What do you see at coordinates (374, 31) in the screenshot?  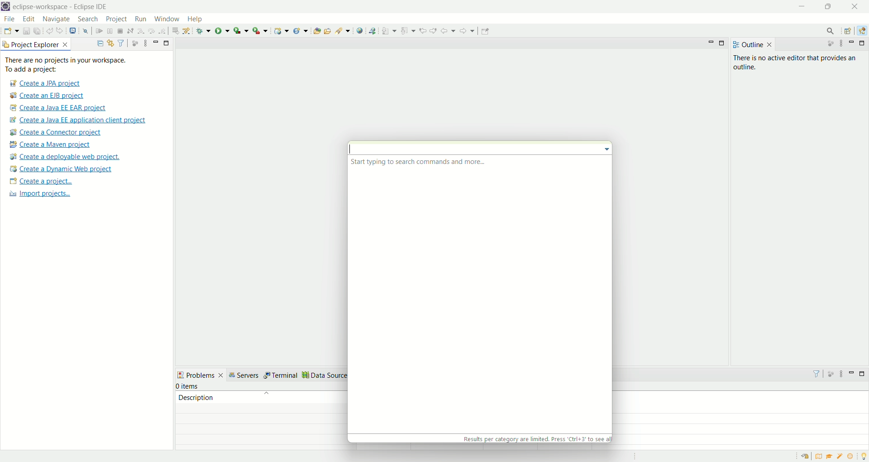 I see `launch web service explorer` at bounding box center [374, 31].